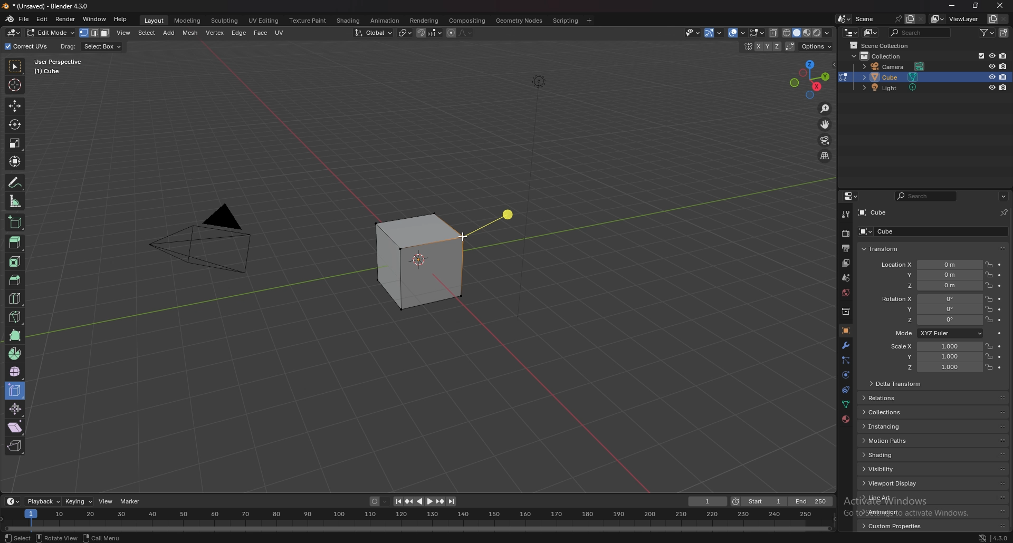 This screenshot has width=1013, height=543. Describe the element at coordinates (826, 140) in the screenshot. I see `camera view` at that location.